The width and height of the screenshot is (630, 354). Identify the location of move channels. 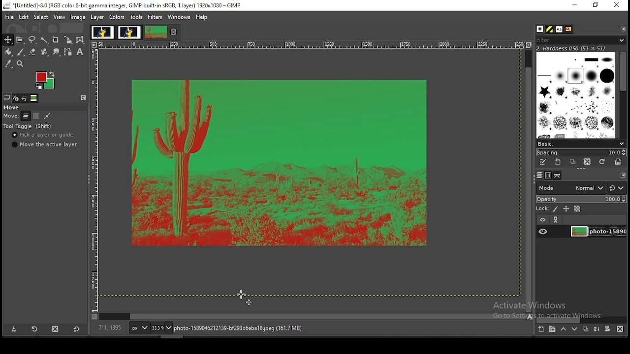
(36, 116).